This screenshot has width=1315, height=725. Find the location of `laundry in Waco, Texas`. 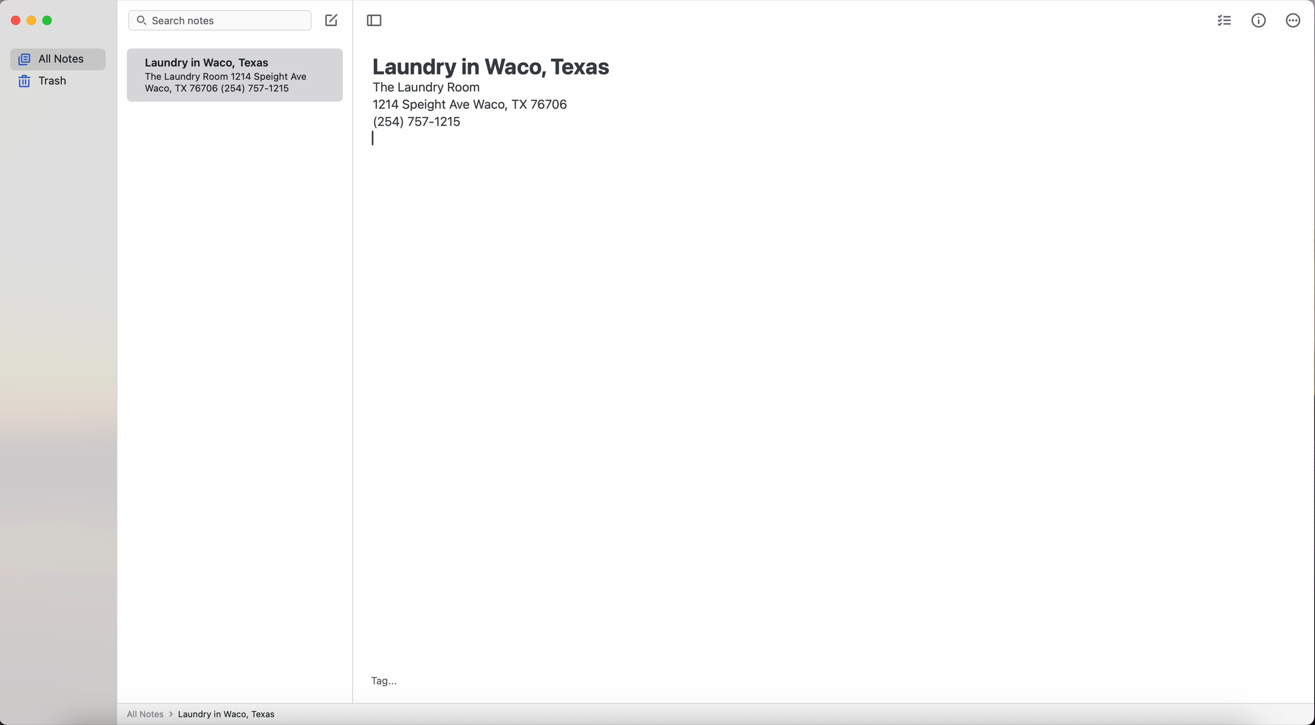

laundry in Waco, Texas is located at coordinates (493, 66).